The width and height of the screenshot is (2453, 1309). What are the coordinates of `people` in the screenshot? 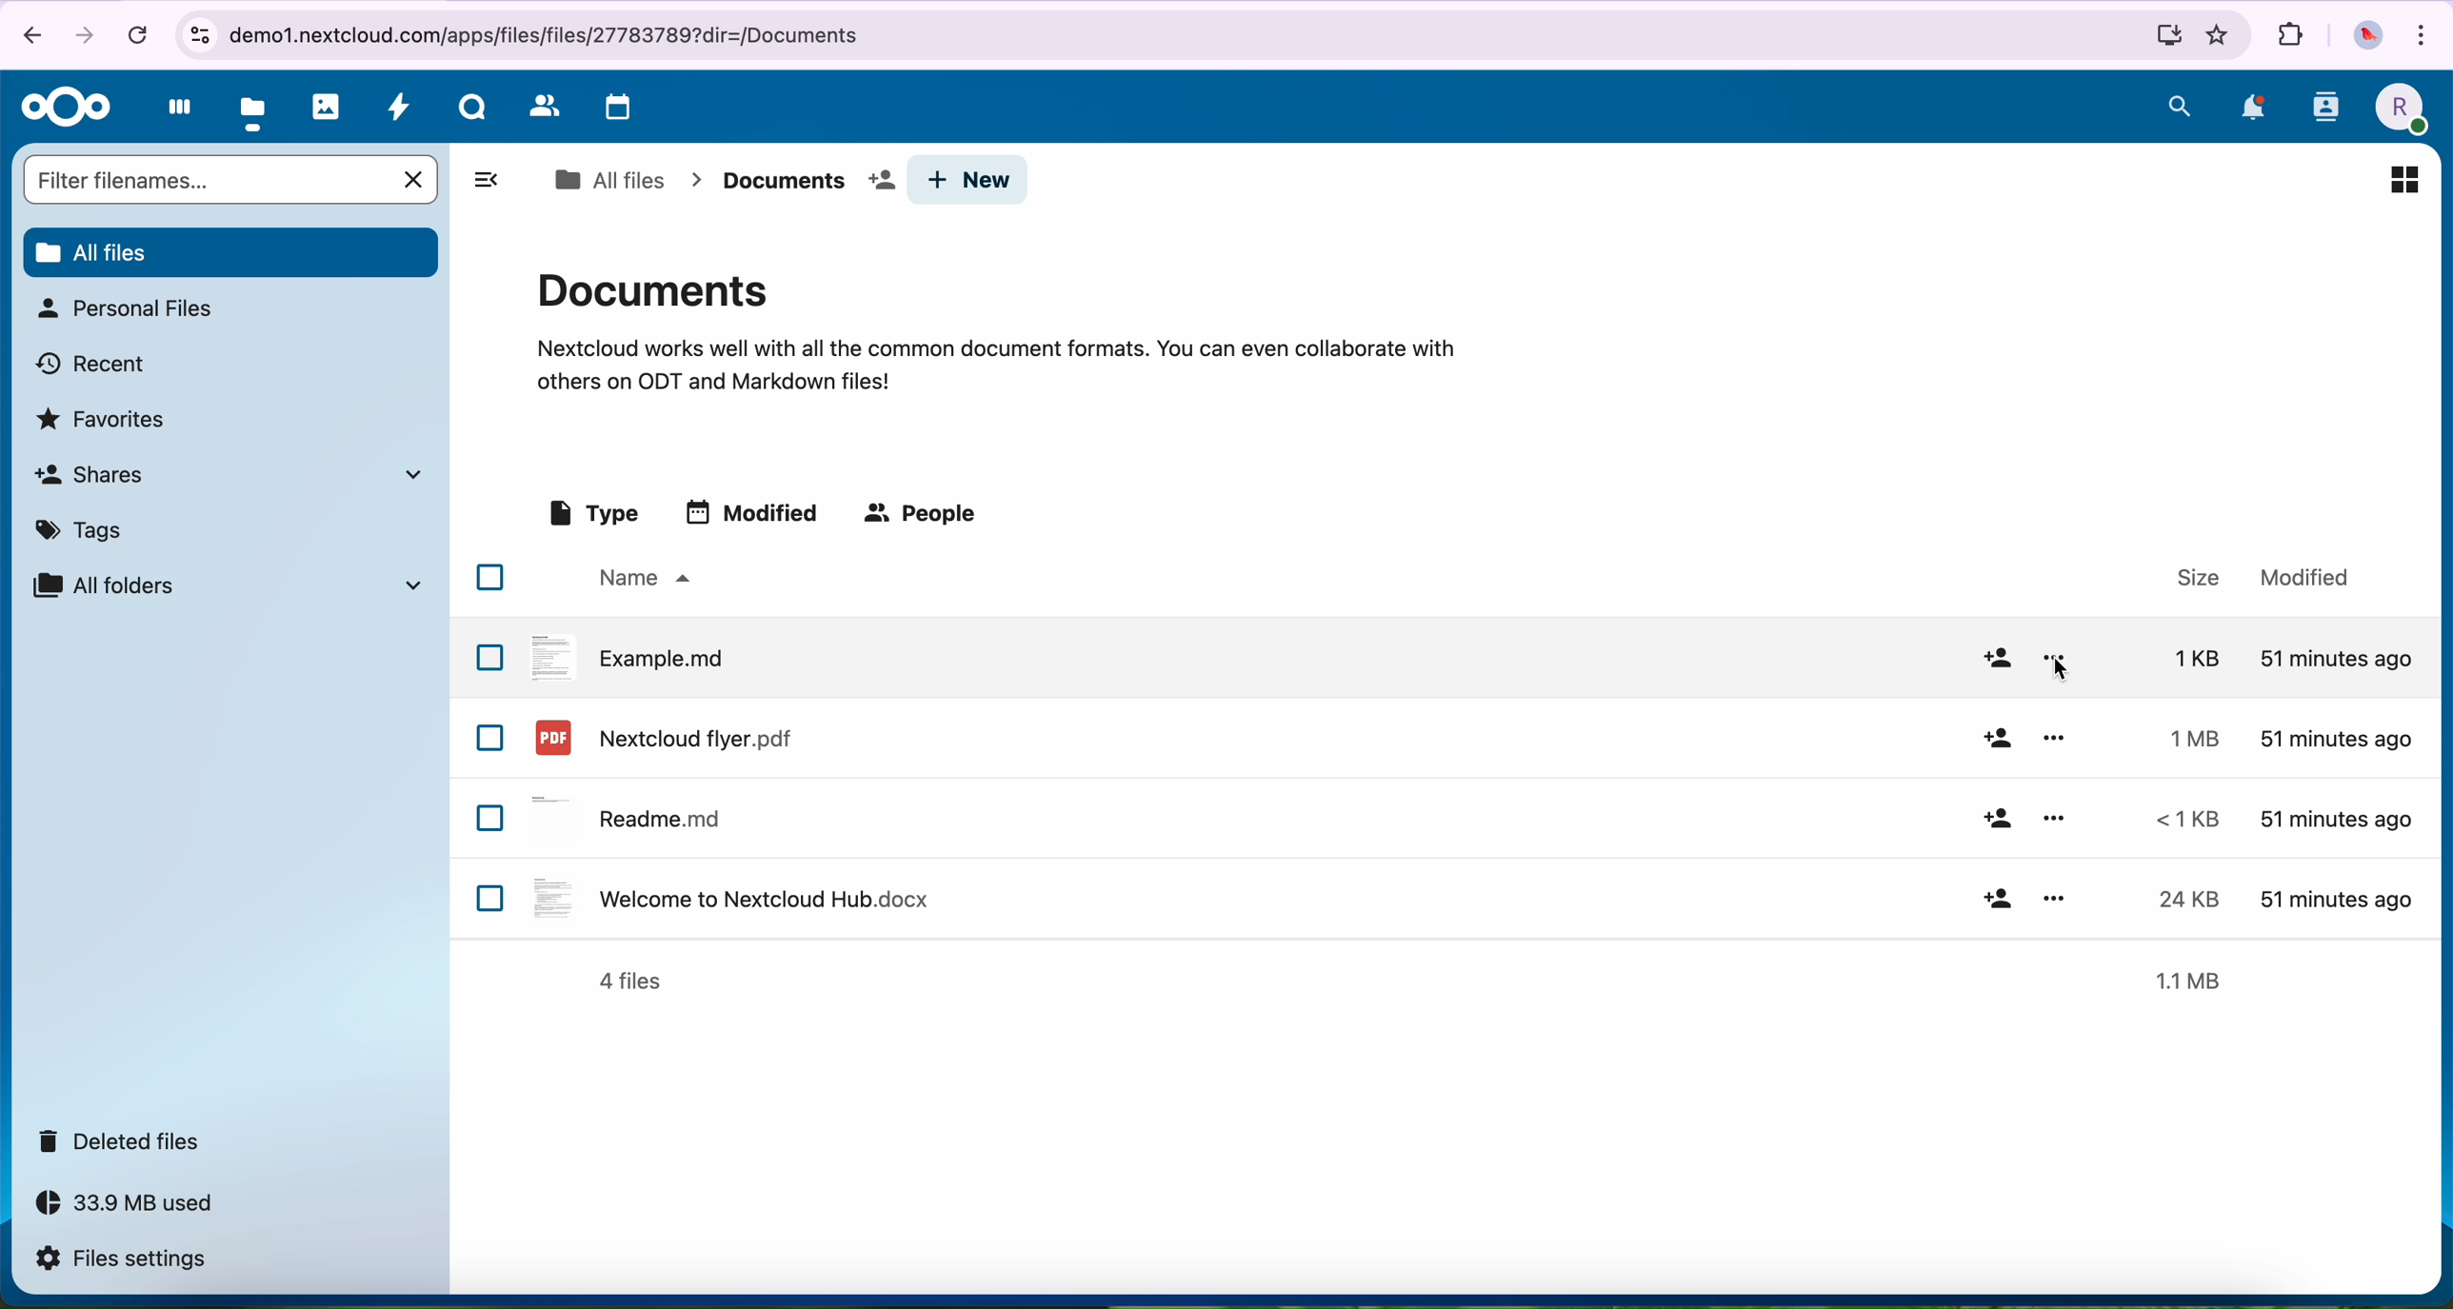 It's located at (925, 515).